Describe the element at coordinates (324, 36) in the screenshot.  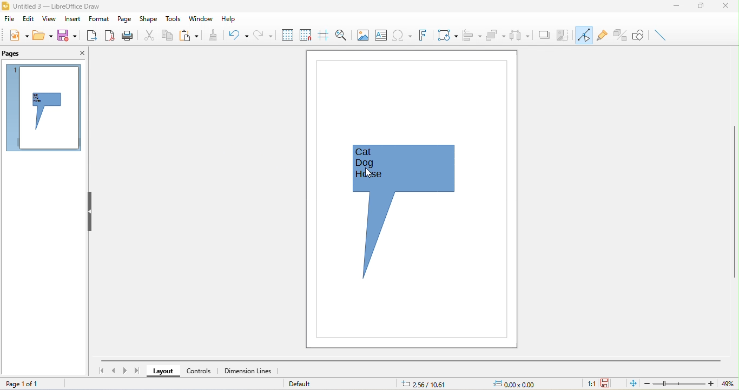
I see `helpline while moving` at that location.